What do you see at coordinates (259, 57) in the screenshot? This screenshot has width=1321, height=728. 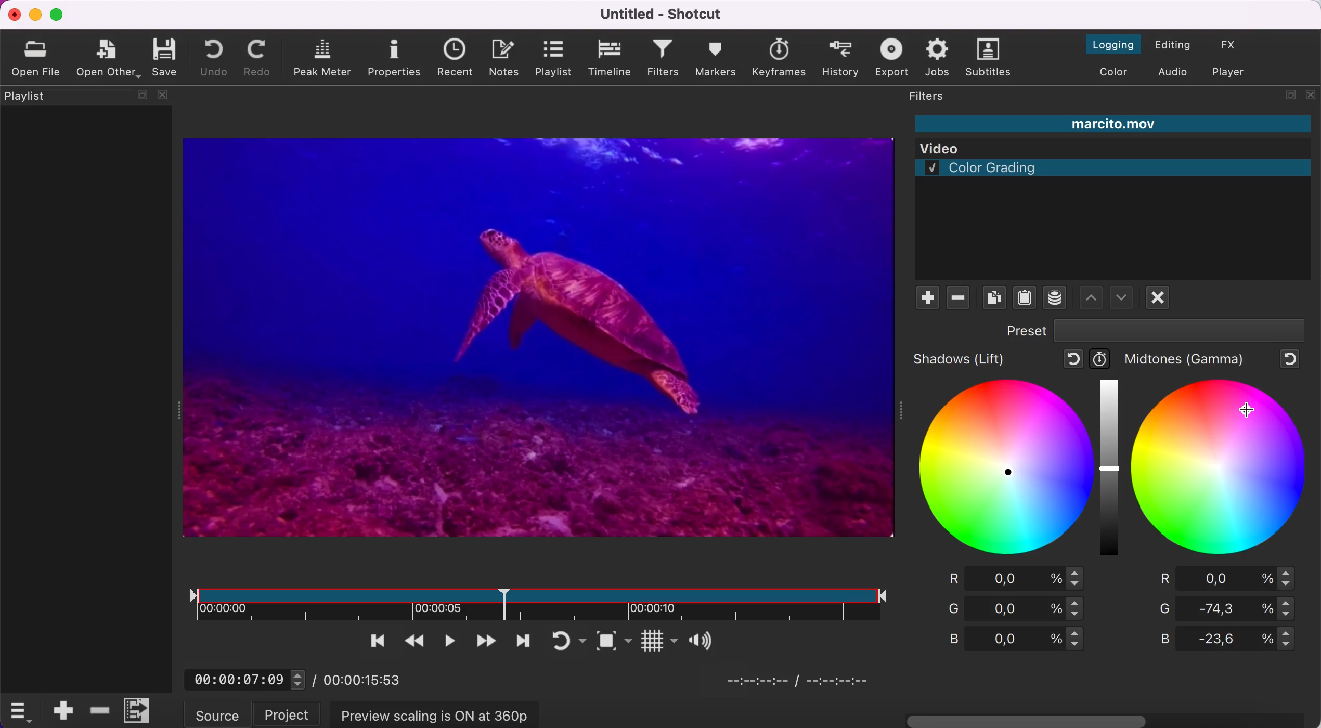 I see `redo` at bounding box center [259, 57].